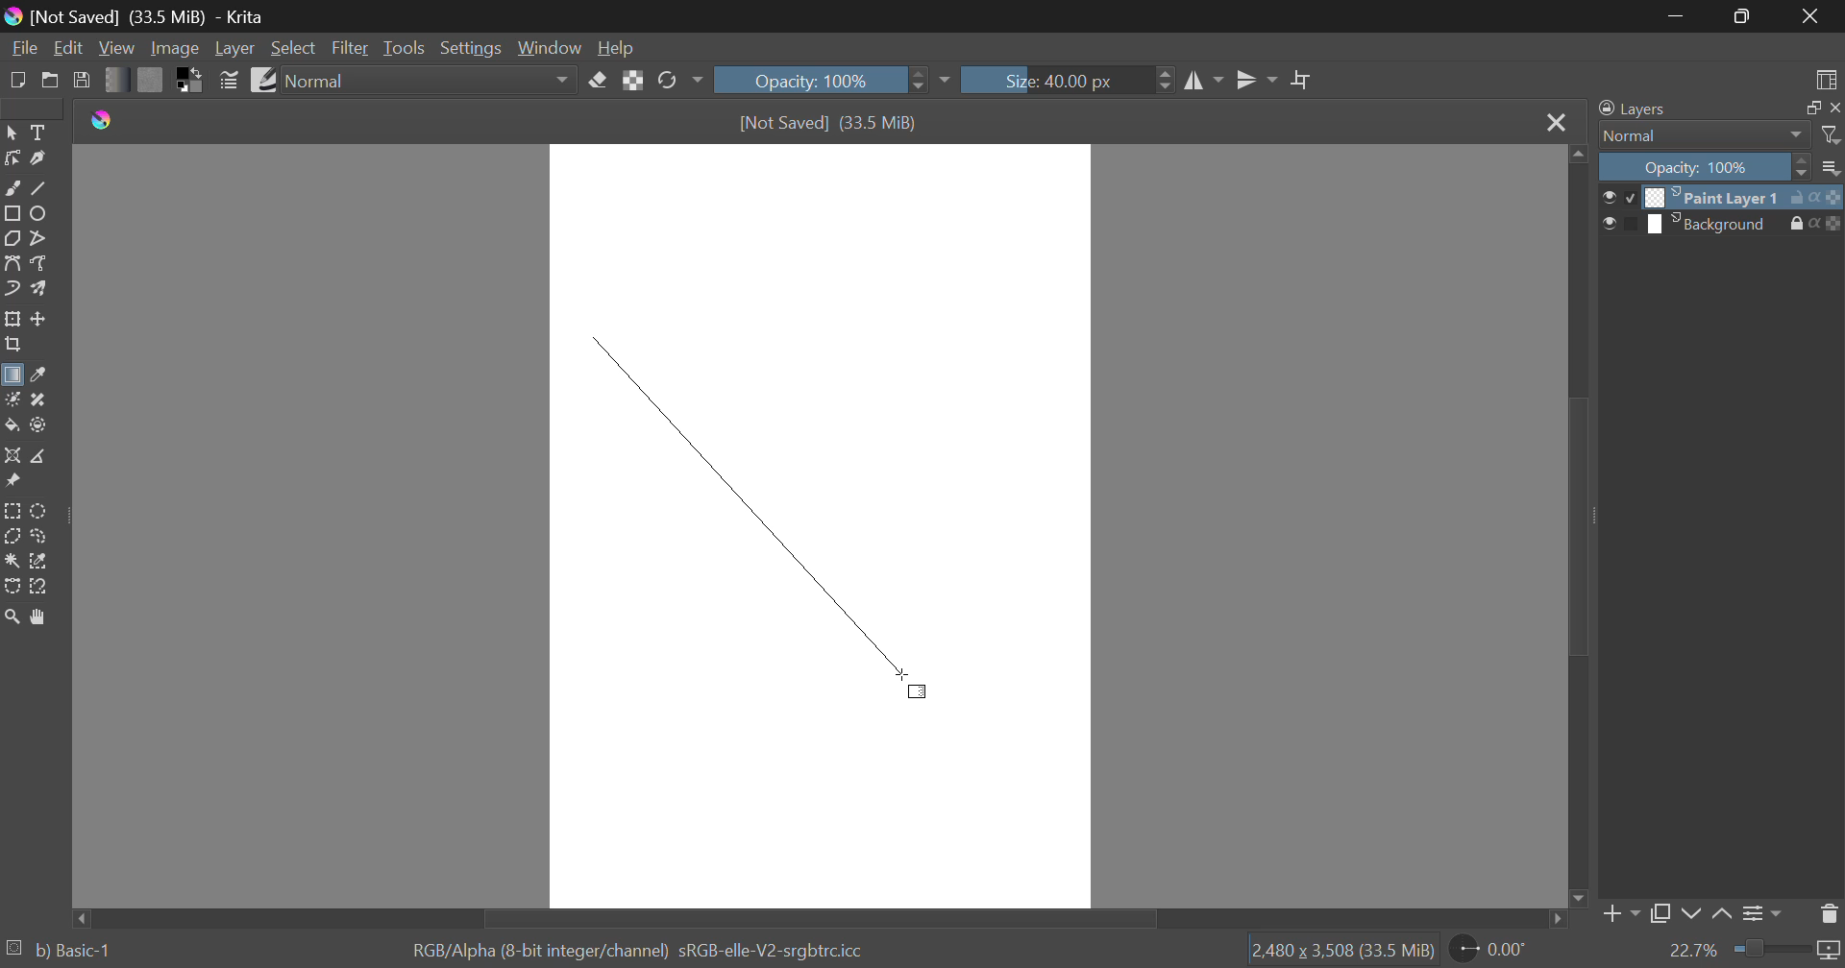 Image resolution: width=1845 pixels, height=968 pixels. I want to click on Freehand Selection, so click(39, 536).